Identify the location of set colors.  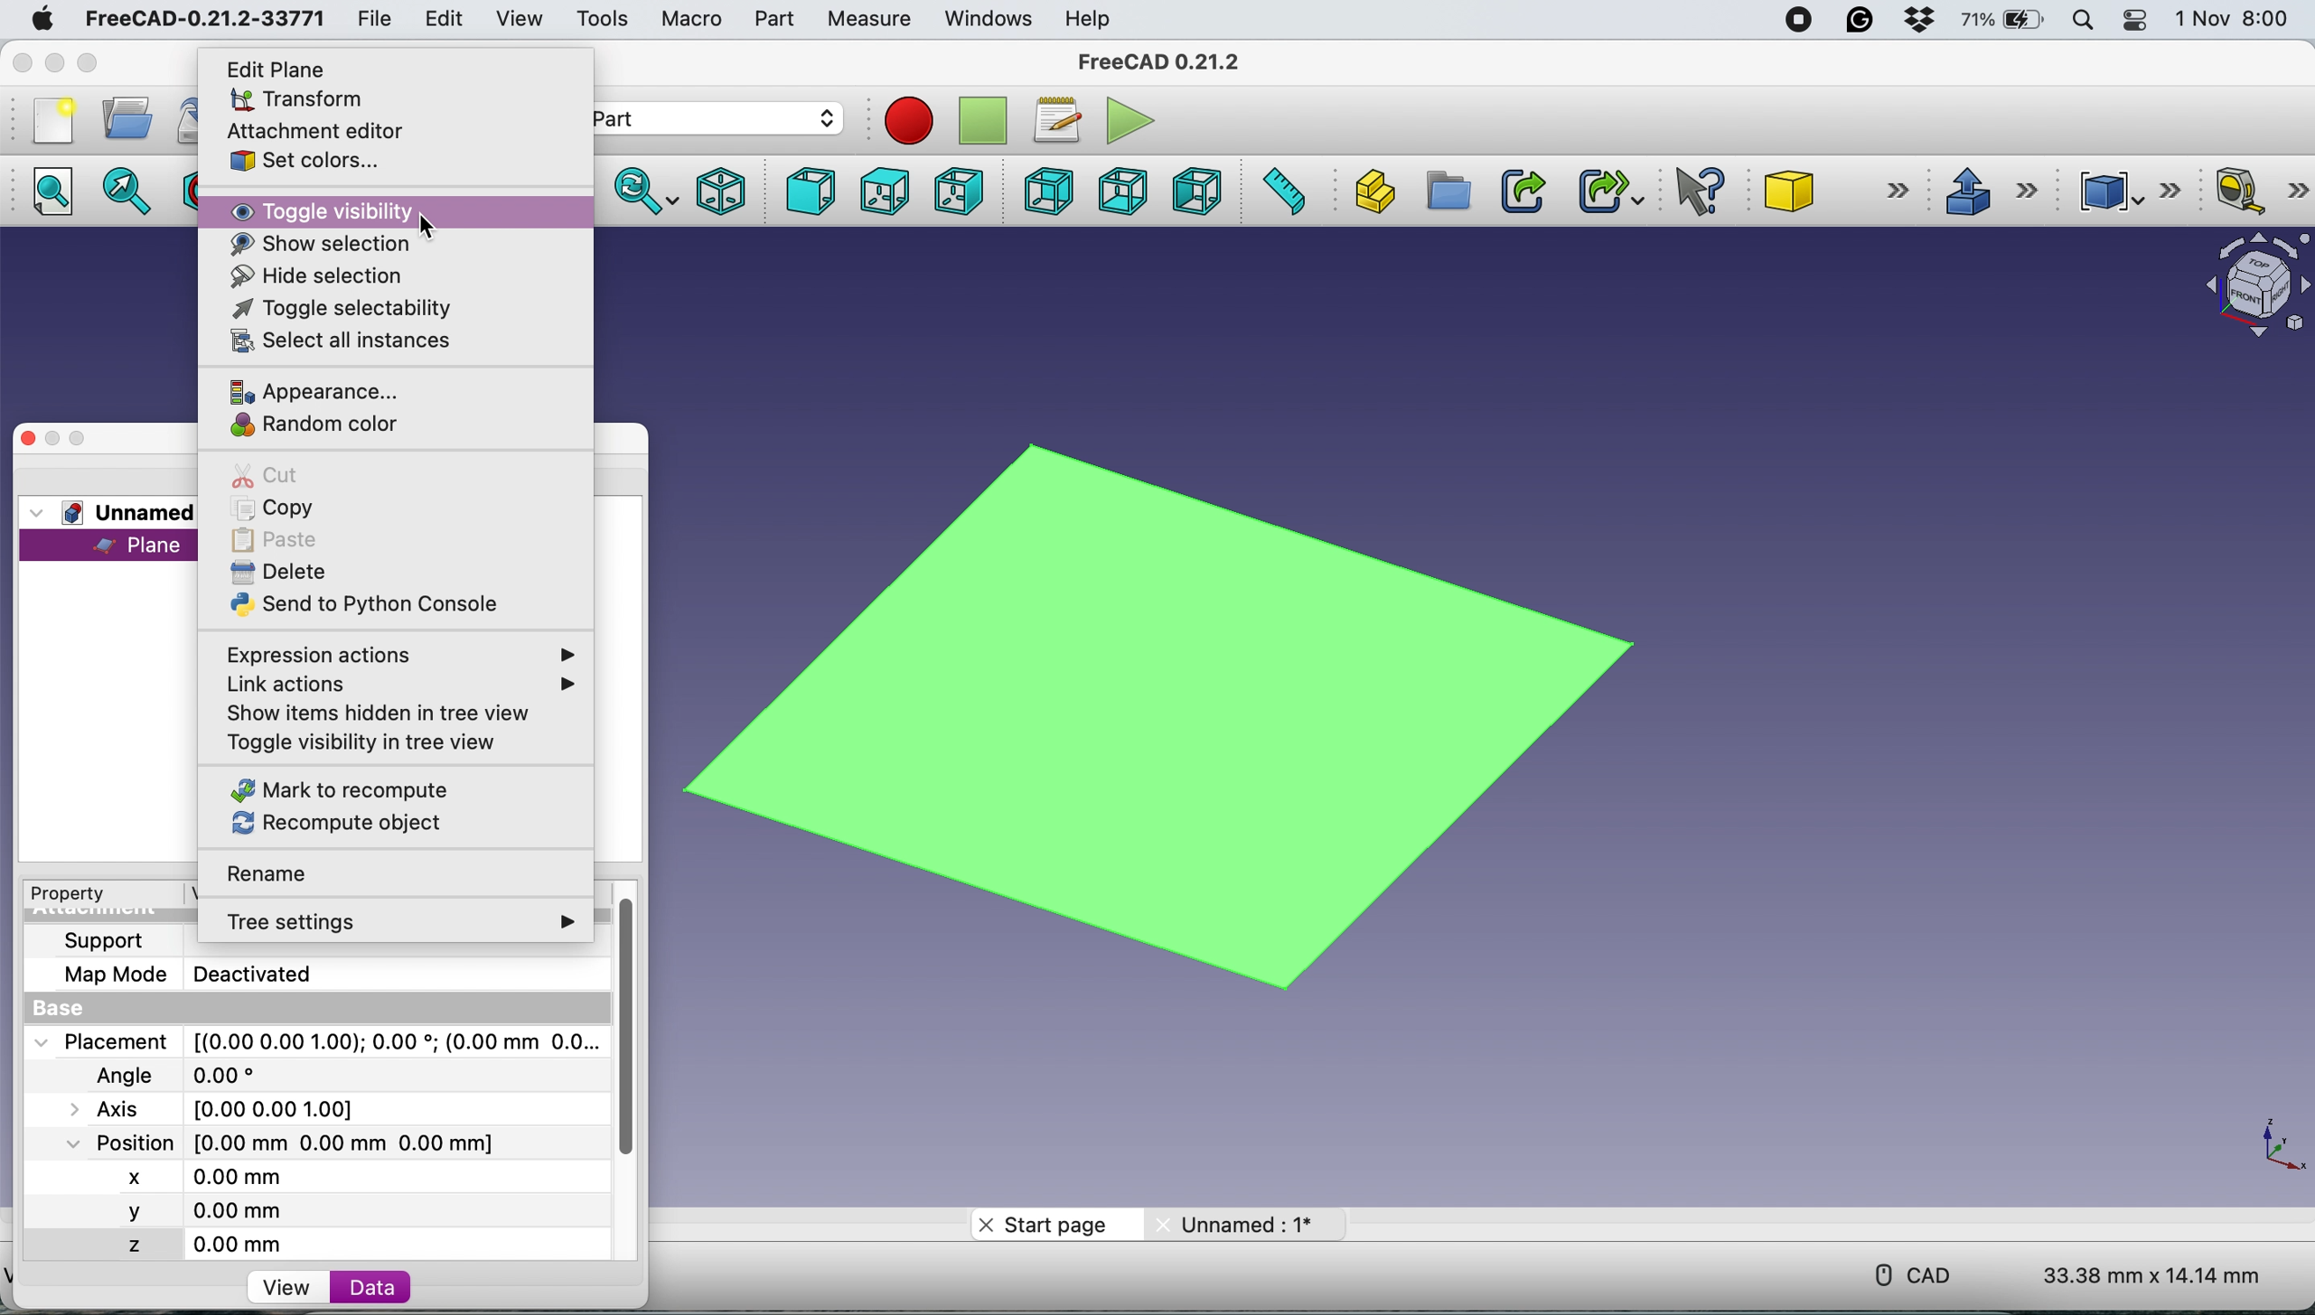
(302, 162).